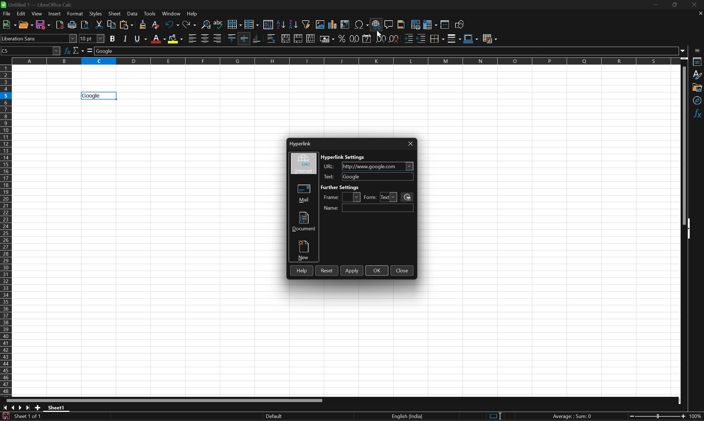 Image resolution: width=704 pixels, height=421 pixels. Describe the element at coordinates (386, 50) in the screenshot. I see `Input line` at that location.